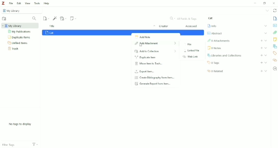  Describe the element at coordinates (14, 49) in the screenshot. I see `Trash` at that location.